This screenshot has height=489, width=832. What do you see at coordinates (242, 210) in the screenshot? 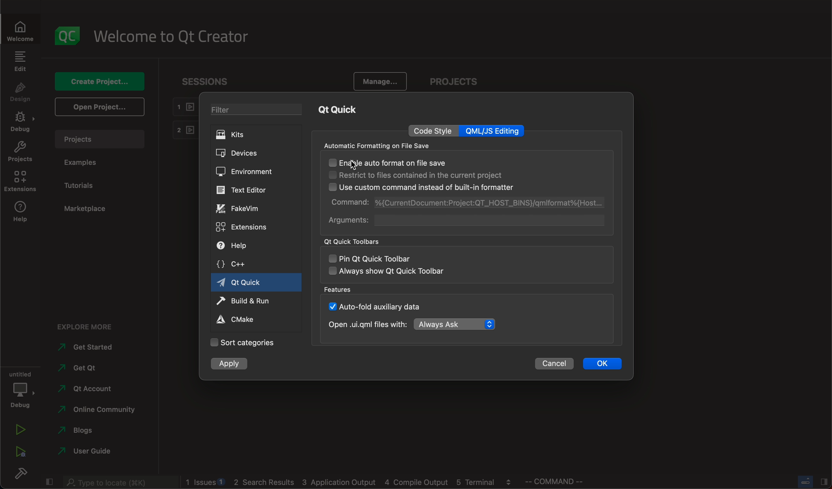
I see `fakevim` at bounding box center [242, 210].